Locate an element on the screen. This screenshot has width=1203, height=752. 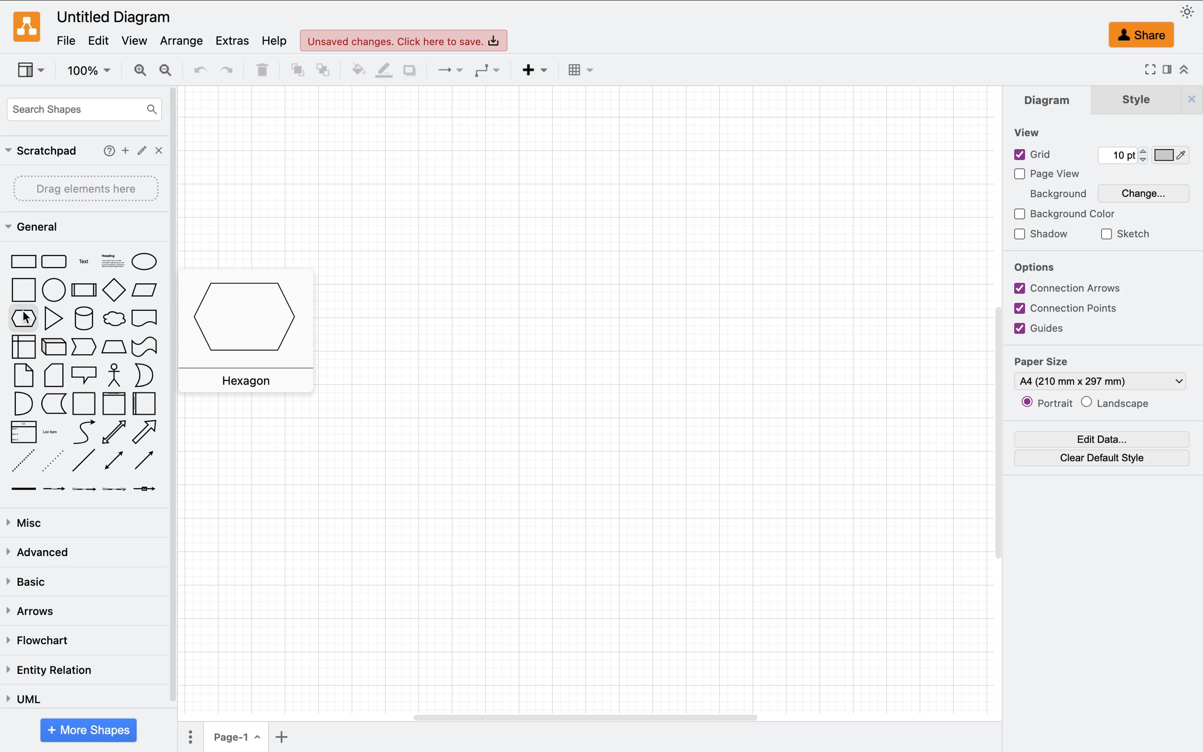
connector with symbol is located at coordinates (151, 492).